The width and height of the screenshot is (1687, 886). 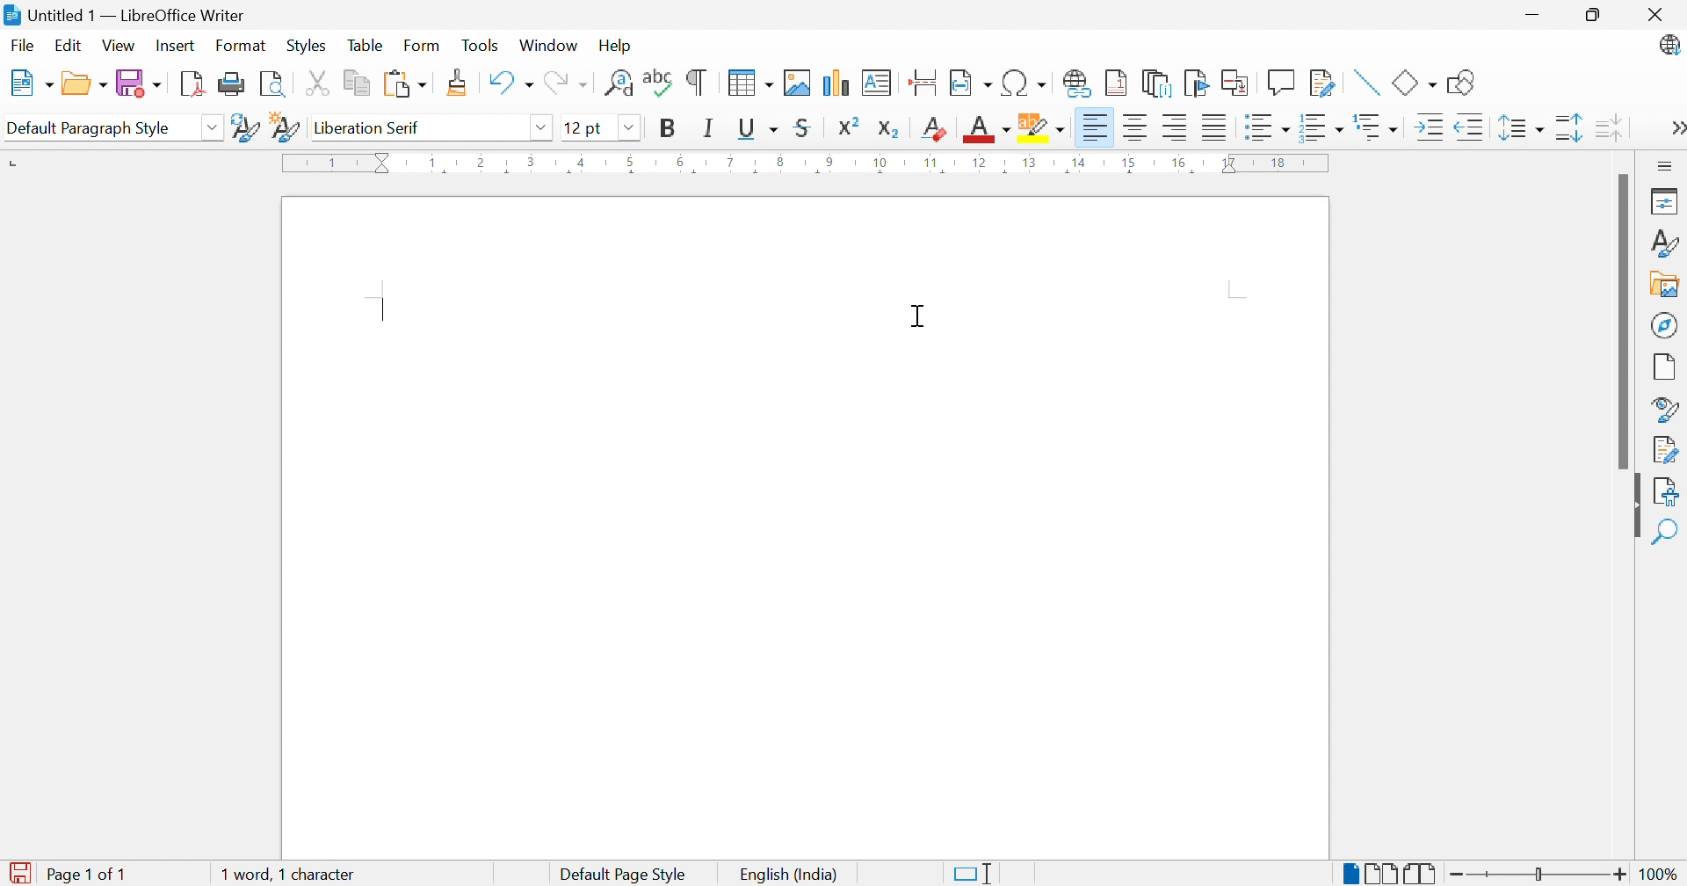 What do you see at coordinates (566, 84) in the screenshot?
I see `Redo` at bounding box center [566, 84].